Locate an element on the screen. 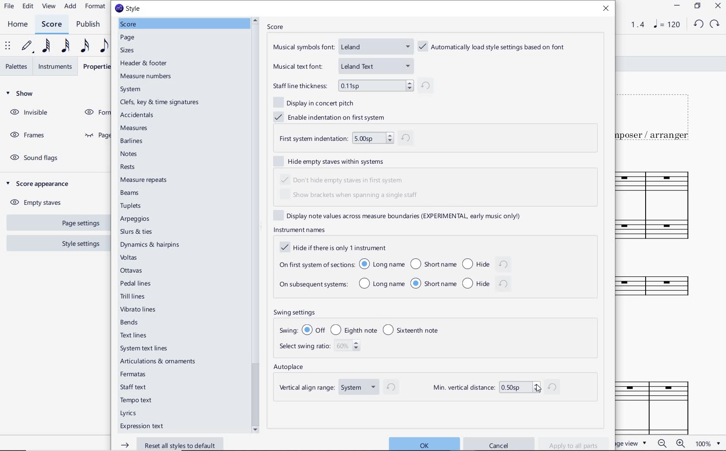 This screenshot has width=726, height=451. HIDE IF THERE IS ONLY 1 INSTRUMENT is located at coordinates (331, 248).